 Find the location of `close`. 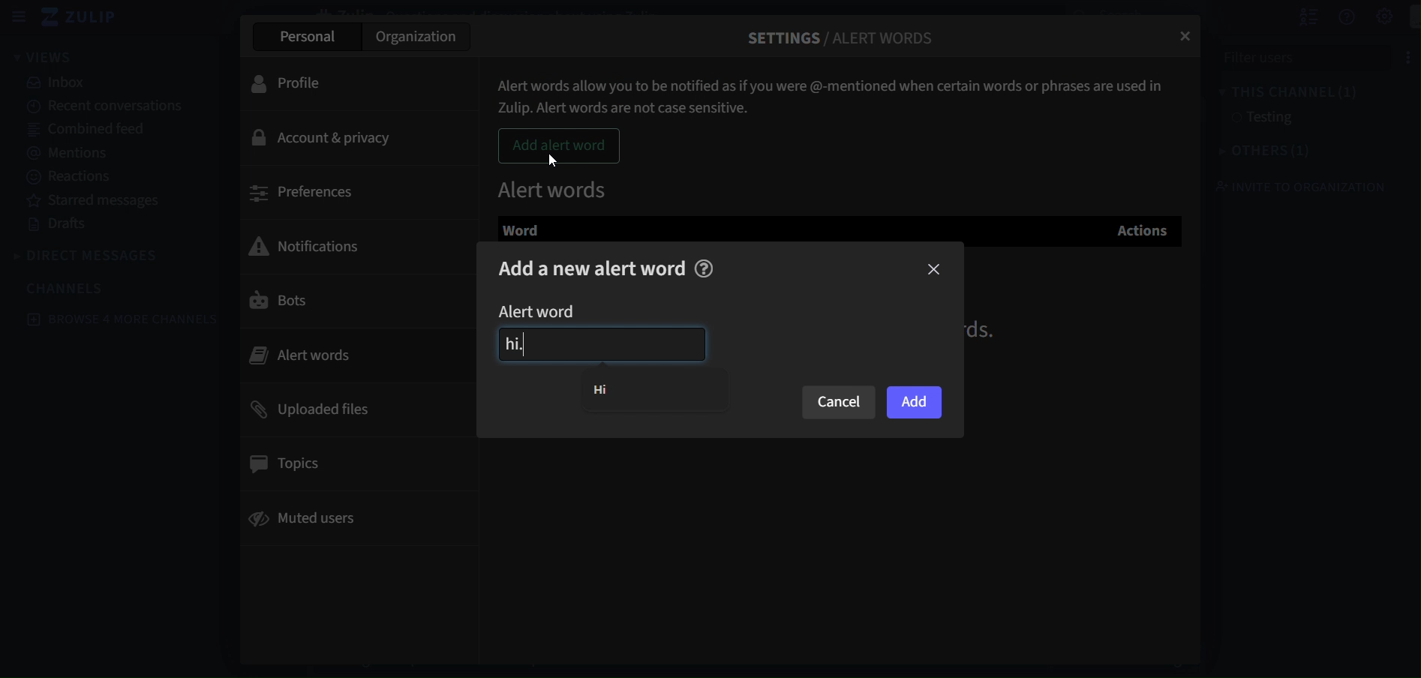

close is located at coordinates (1188, 37).